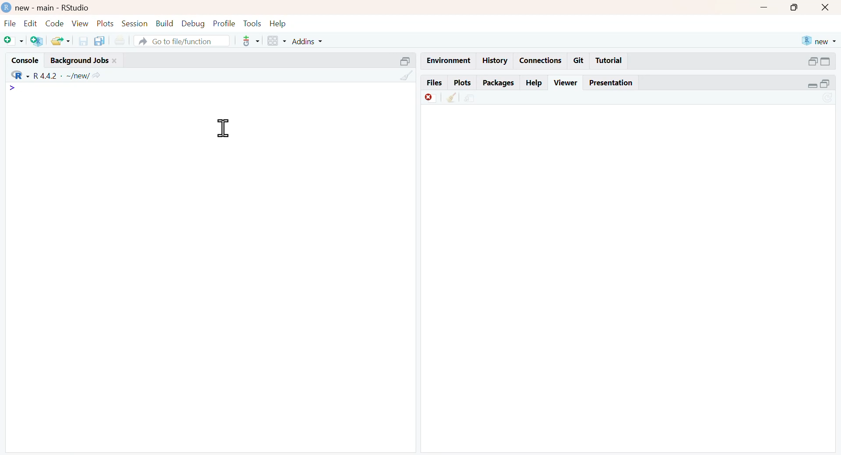 The height and width of the screenshot is (455, 841). I want to click on Minimize, so click(399, 60).